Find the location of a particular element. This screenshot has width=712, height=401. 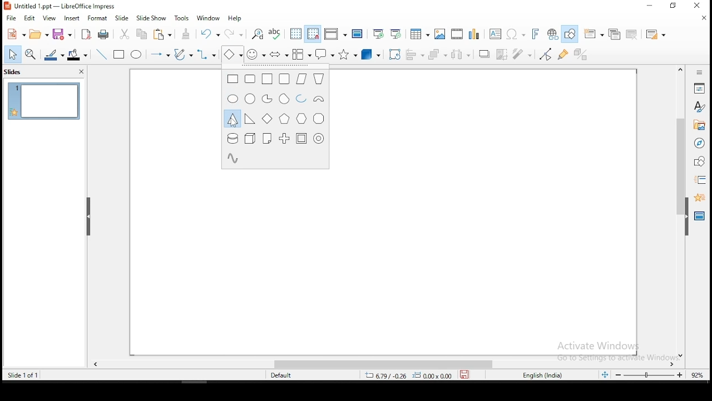

slide 1 of 1 is located at coordinates (22, 374).